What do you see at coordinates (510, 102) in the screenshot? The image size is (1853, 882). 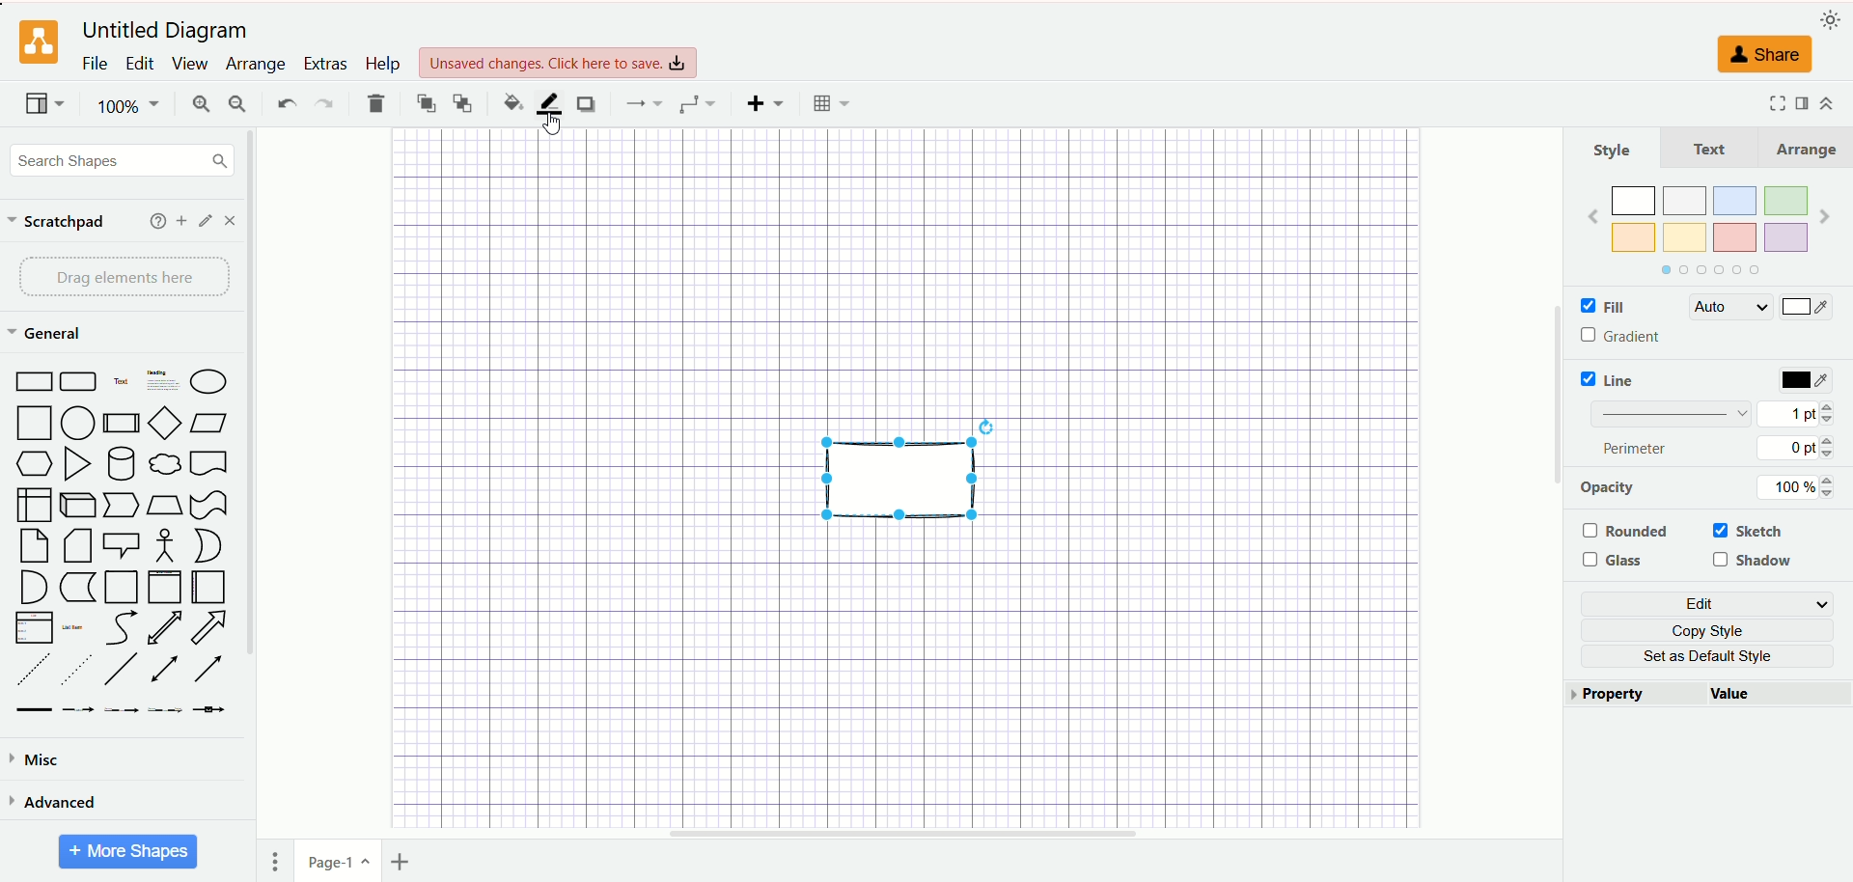 I see `fill color` at bounding box center [510, 102].